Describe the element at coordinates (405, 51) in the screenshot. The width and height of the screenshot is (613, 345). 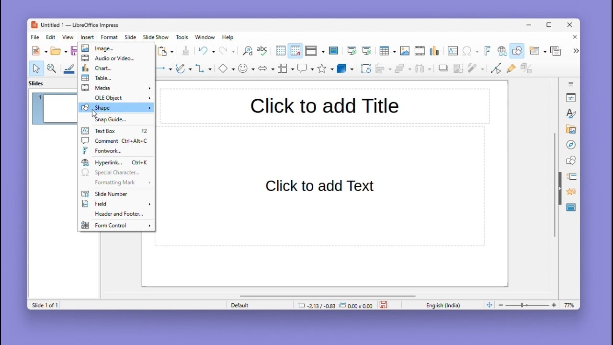
I see `Image` at that location.